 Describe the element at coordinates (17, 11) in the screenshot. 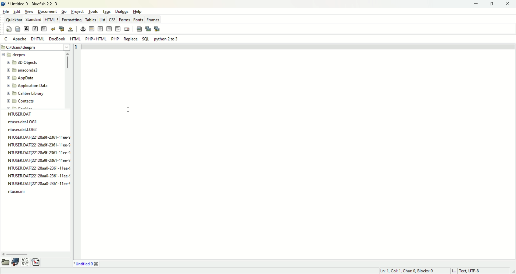

I see `edit` at that location.